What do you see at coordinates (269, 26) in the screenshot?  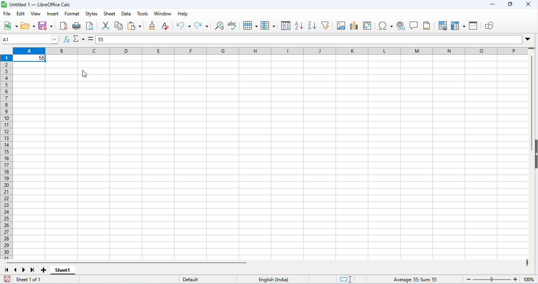 I see `column` at bounding box center [269, 26].